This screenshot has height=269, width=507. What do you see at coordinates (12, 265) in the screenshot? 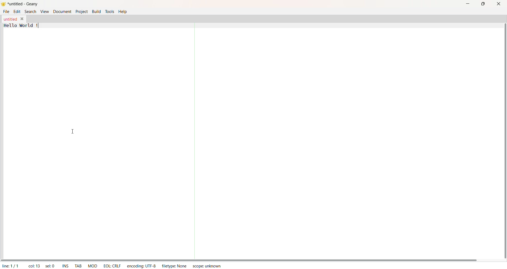
I see `Line 1/1` at bounding box center [12, 265].